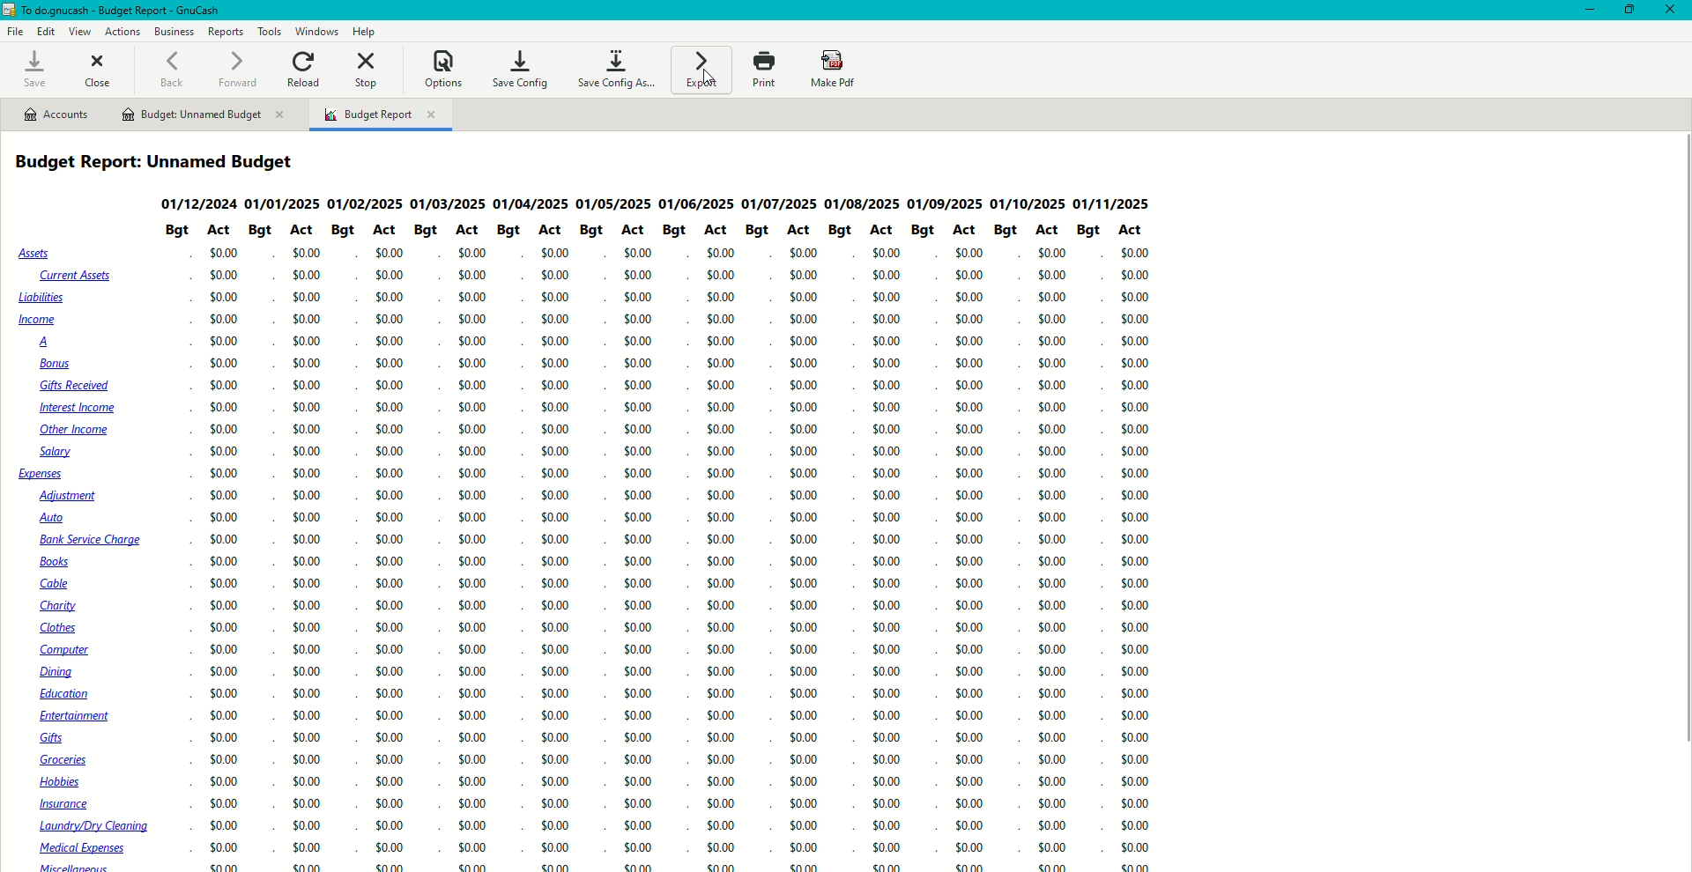  Describe the element at coordinates (762, 70) in the screenshot. I see `Print` at that location.